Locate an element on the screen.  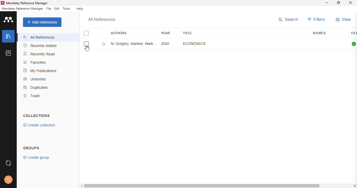
select is located at coordinates (86, 44).